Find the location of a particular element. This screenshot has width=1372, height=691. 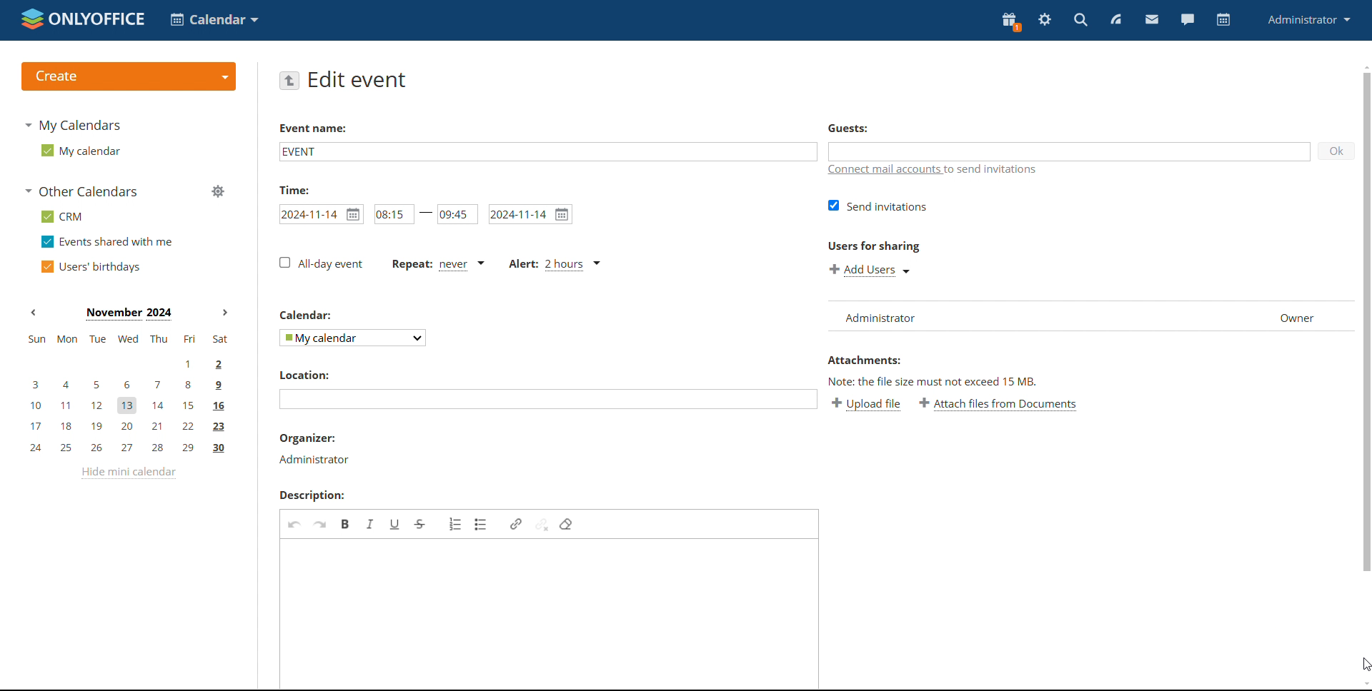

select application is located at coordinates (214, 19).